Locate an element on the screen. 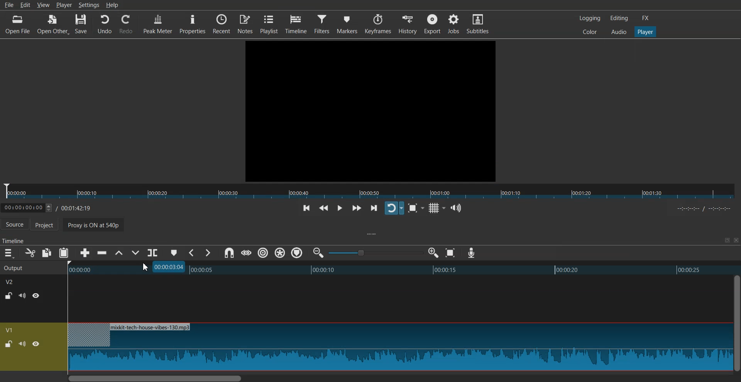 The height and width of the screenshot is (382, 741). Recent is located at coordinates (222, 23).